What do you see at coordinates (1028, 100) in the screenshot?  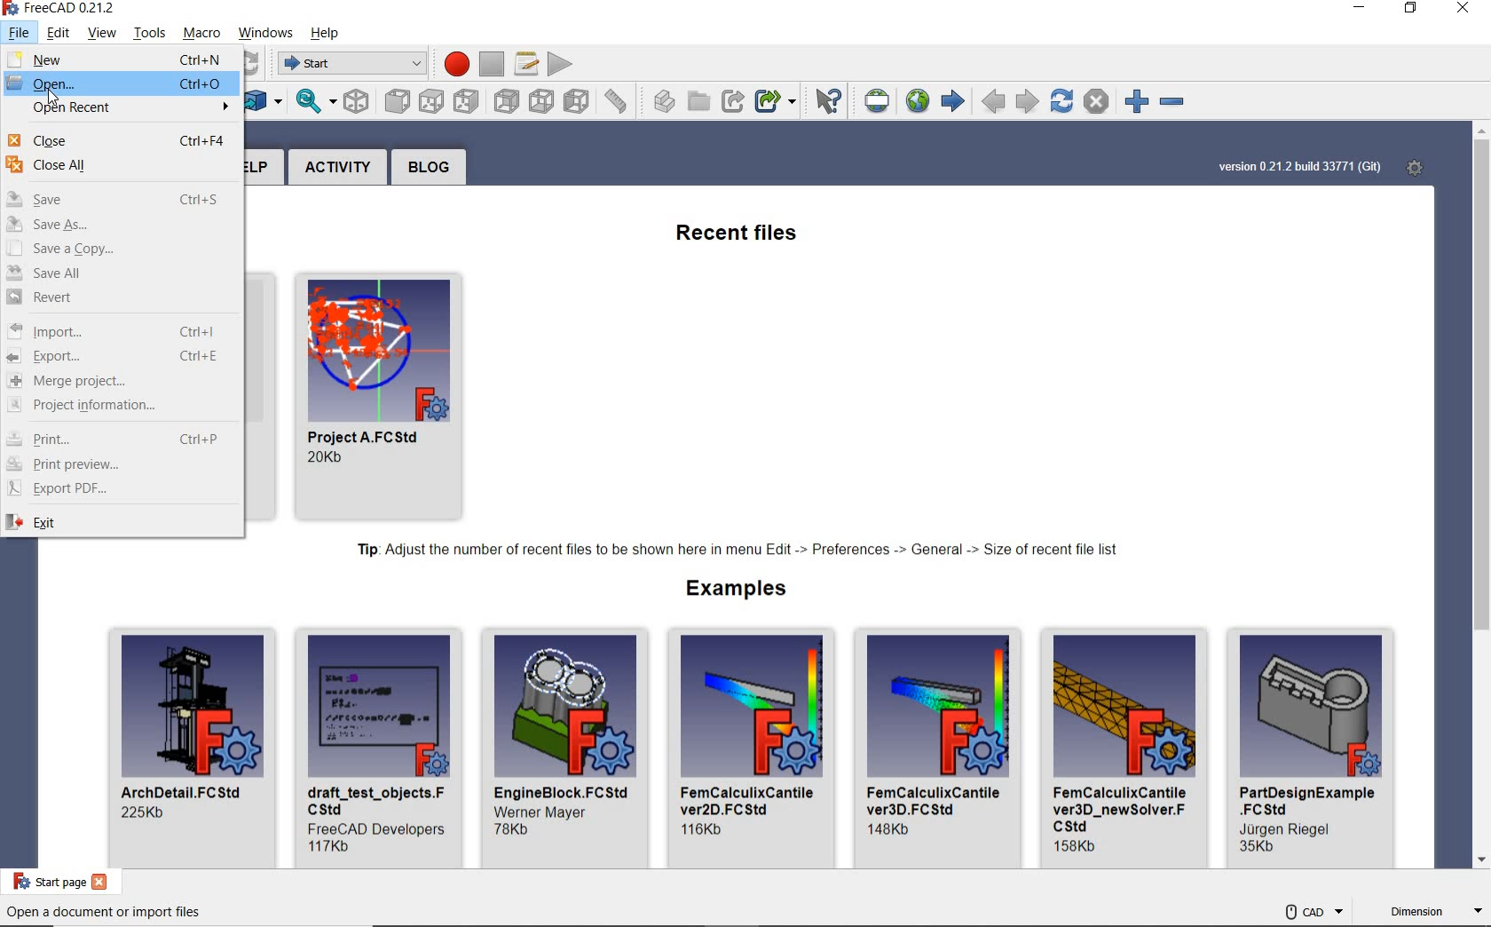 I see `NEXT PAGE` at bounding box center [1028, 100].